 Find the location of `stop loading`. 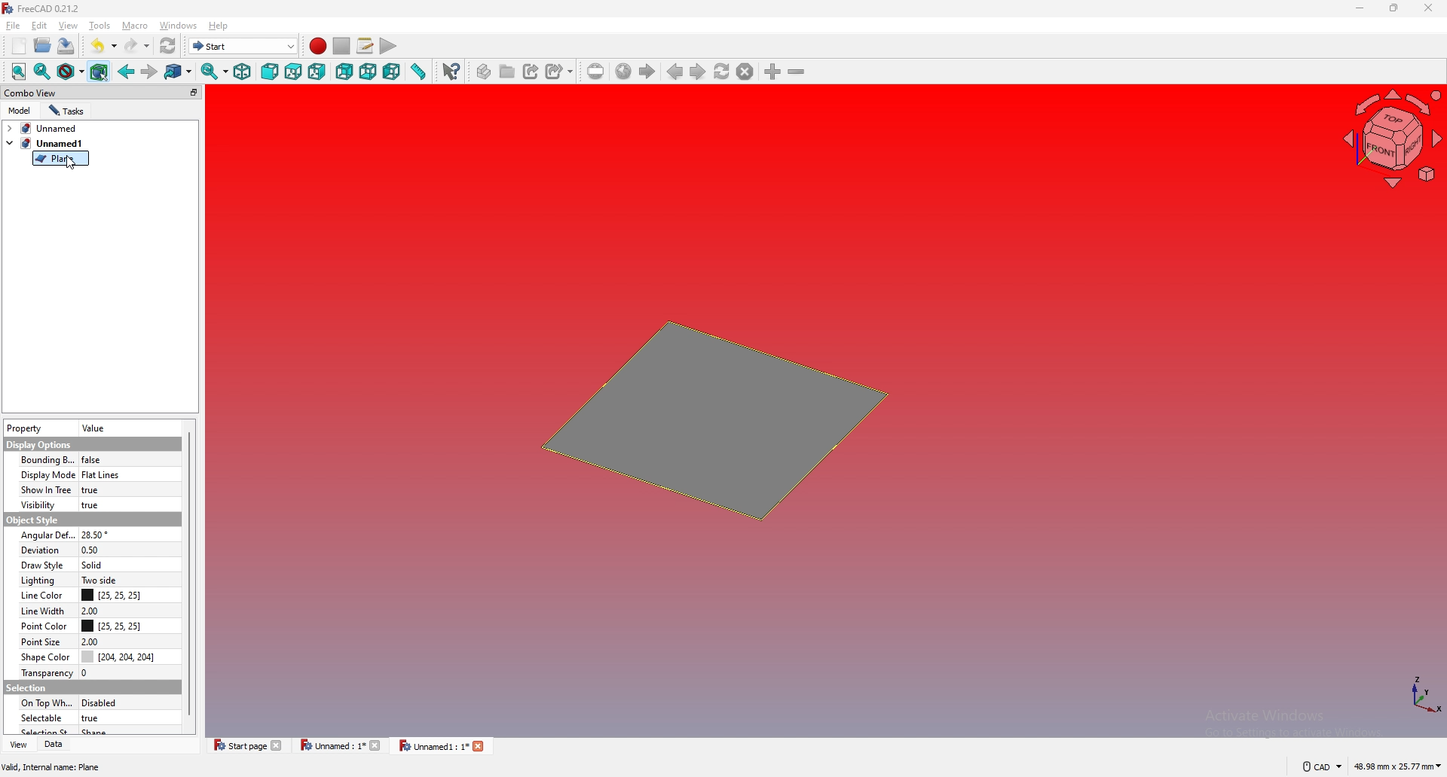

stop loading is located at coordinates (745, 72).